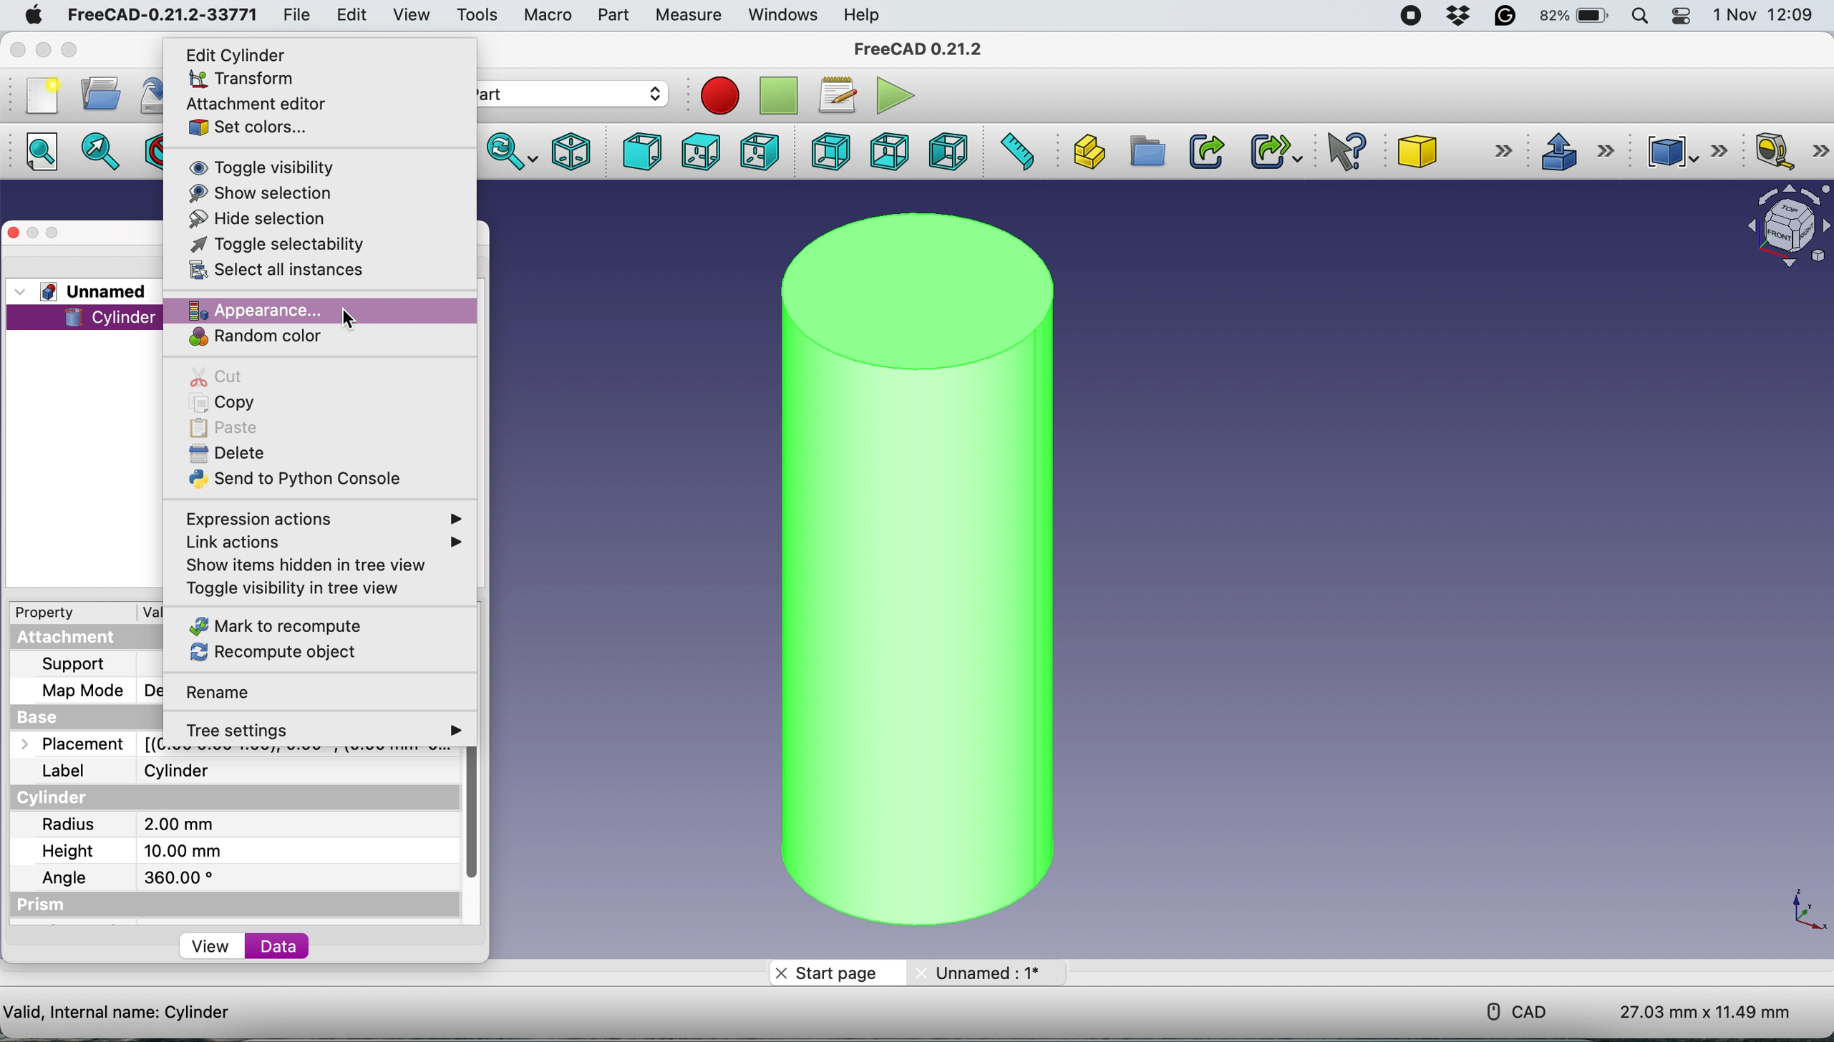  I want to click on sync view, so click(508, 151).